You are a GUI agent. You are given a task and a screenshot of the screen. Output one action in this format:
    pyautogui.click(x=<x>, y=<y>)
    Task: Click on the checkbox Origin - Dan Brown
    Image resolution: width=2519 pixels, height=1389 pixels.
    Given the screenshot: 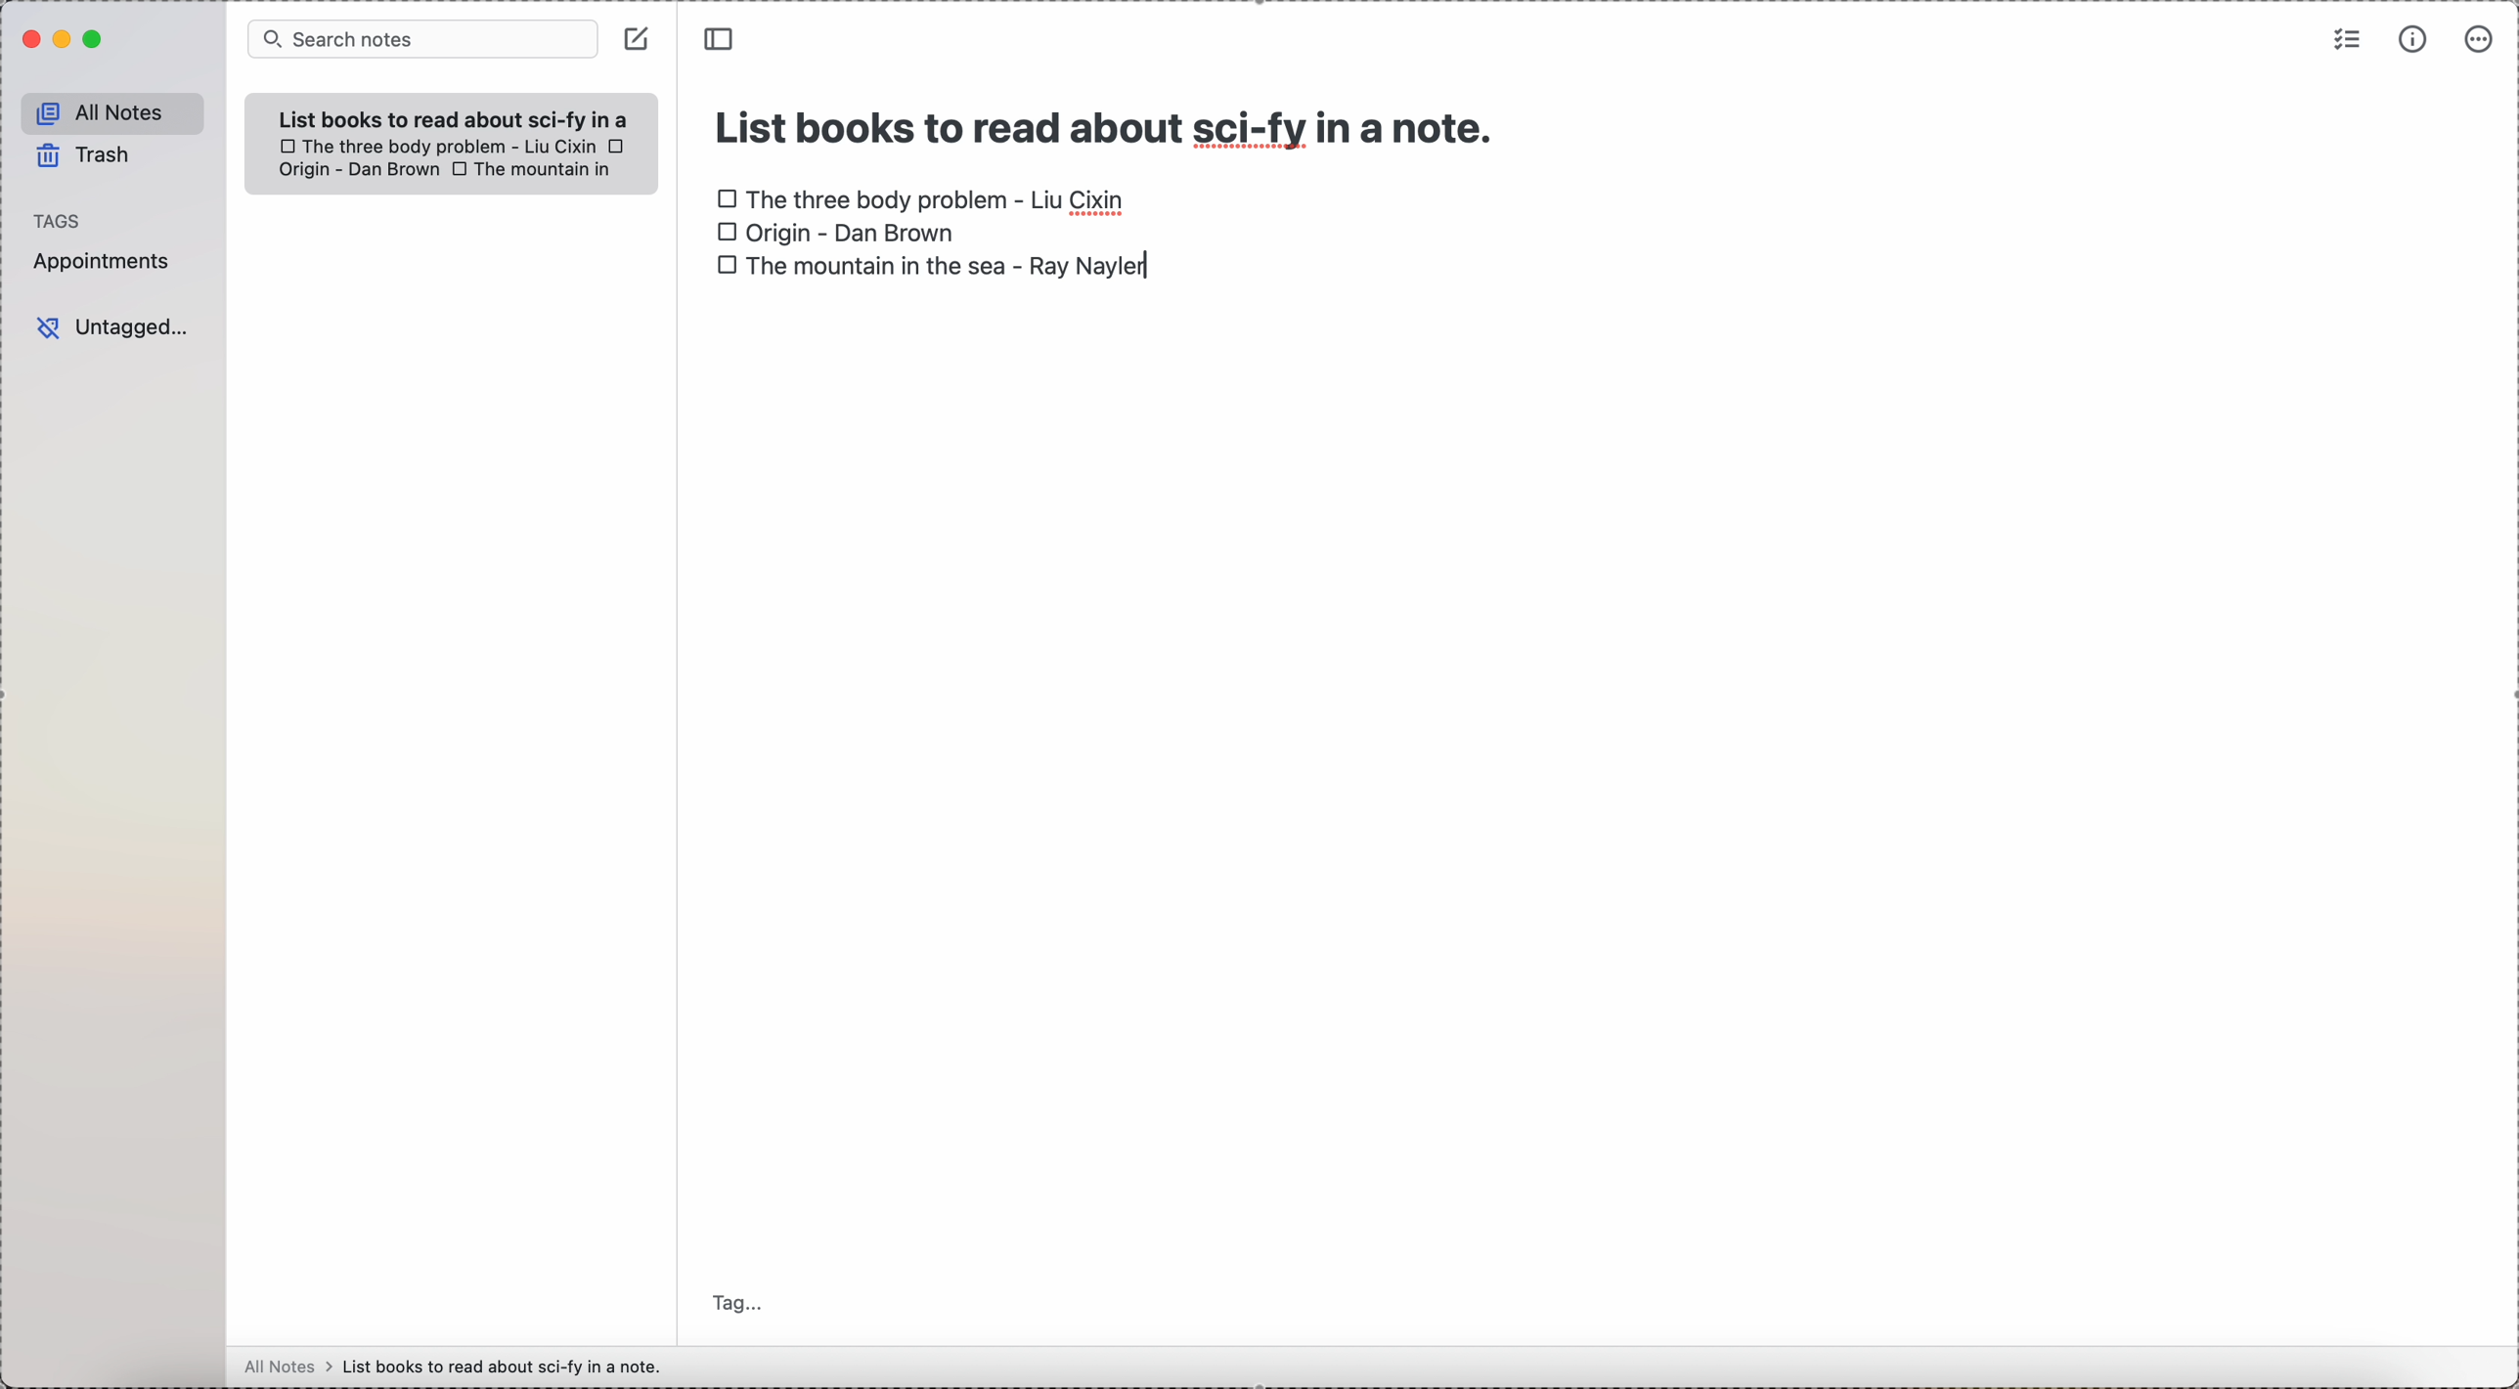 What is the action you would take?
    pyautogui.click(x=836, y=234)
    